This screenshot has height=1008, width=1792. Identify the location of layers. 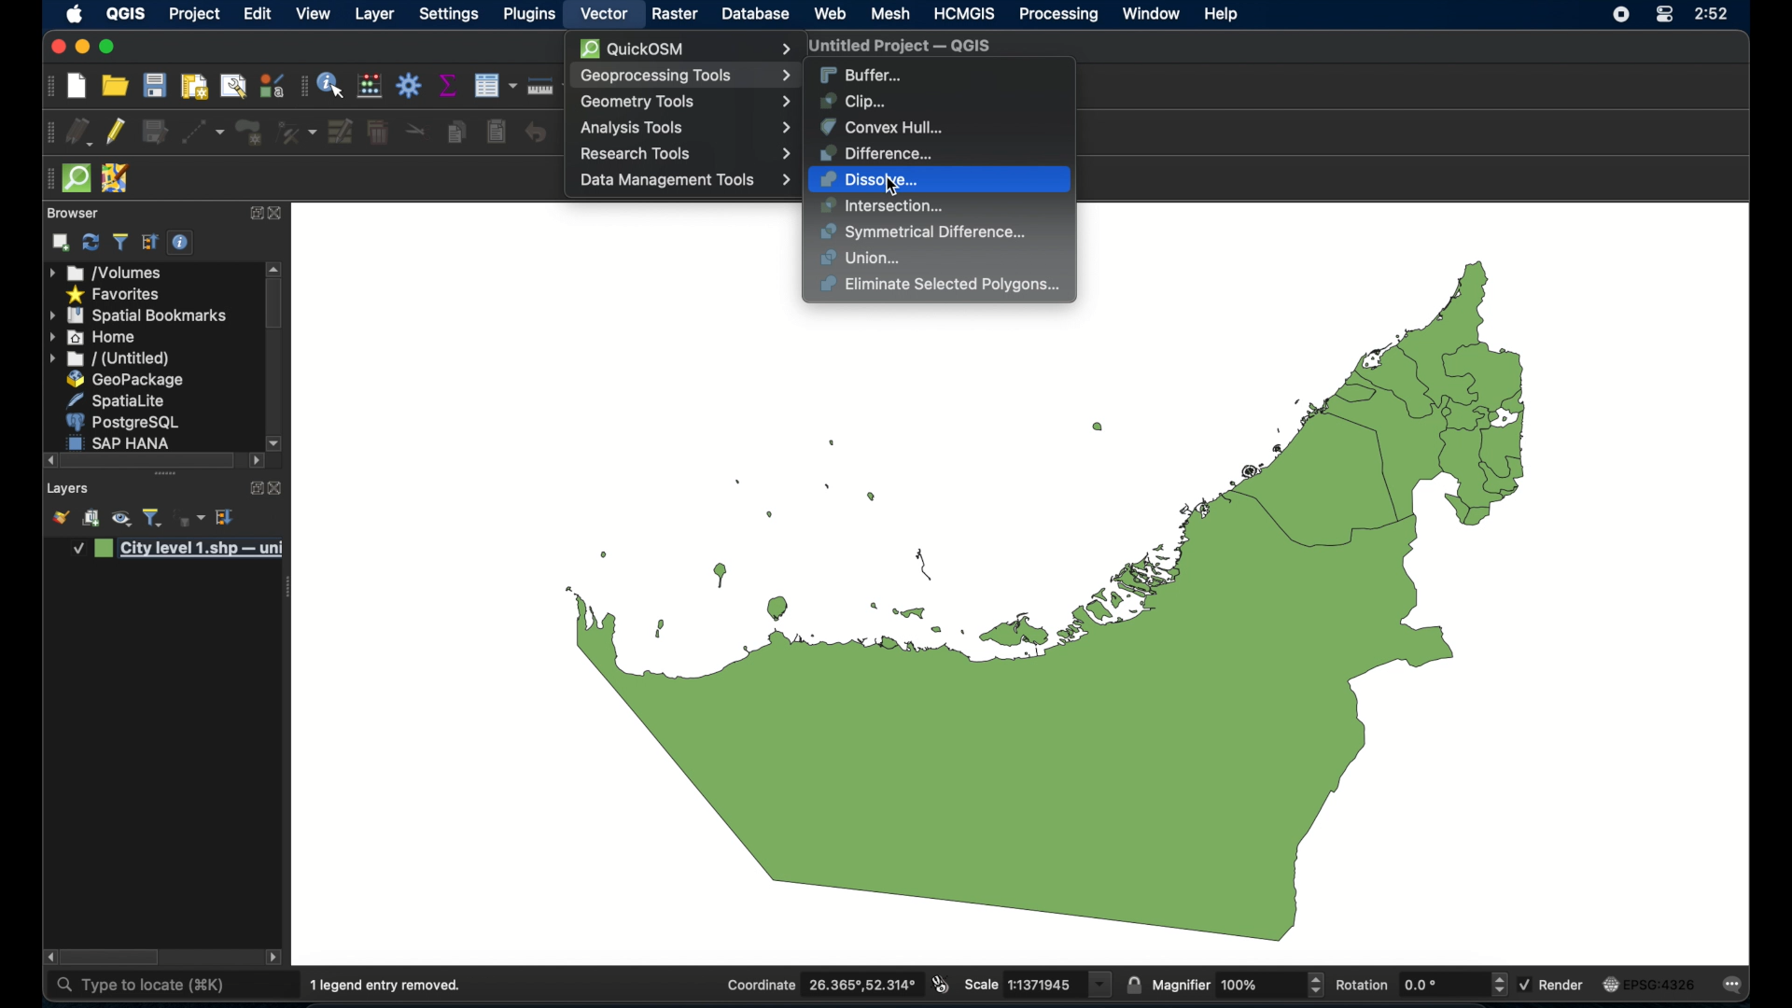
(68, 488).